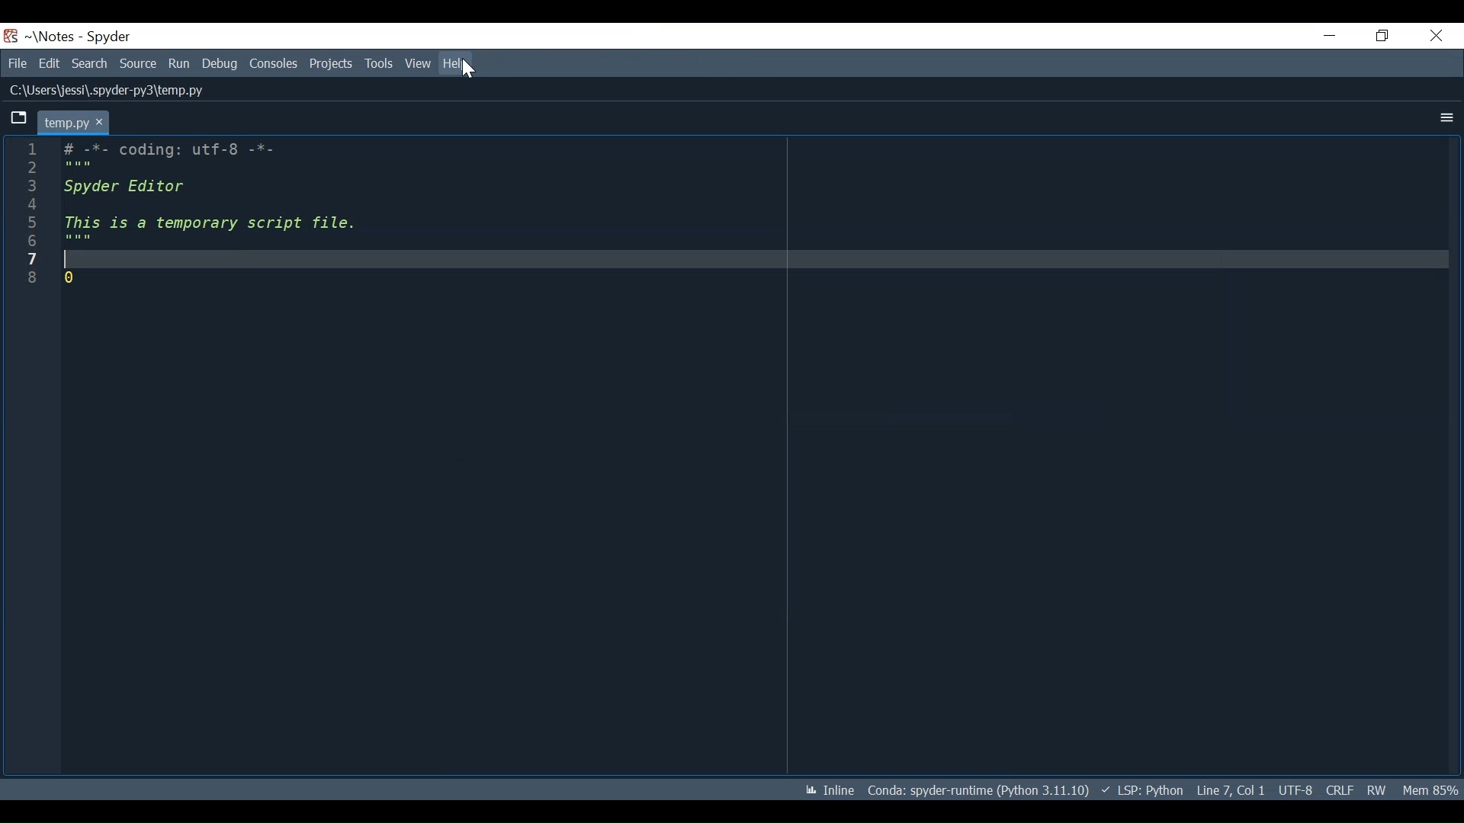  What do you see at coordinates (1382, 35) in the screenshot?
I see `Restore` at bounding box center [1382, 35].